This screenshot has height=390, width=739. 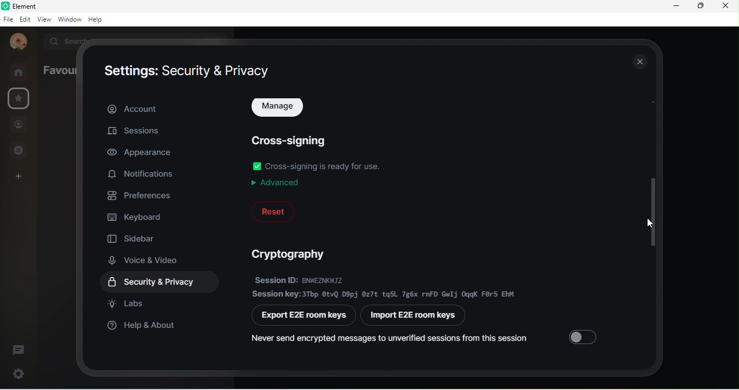 I want to click on export e2e room keys, so click(x=305, y=316).